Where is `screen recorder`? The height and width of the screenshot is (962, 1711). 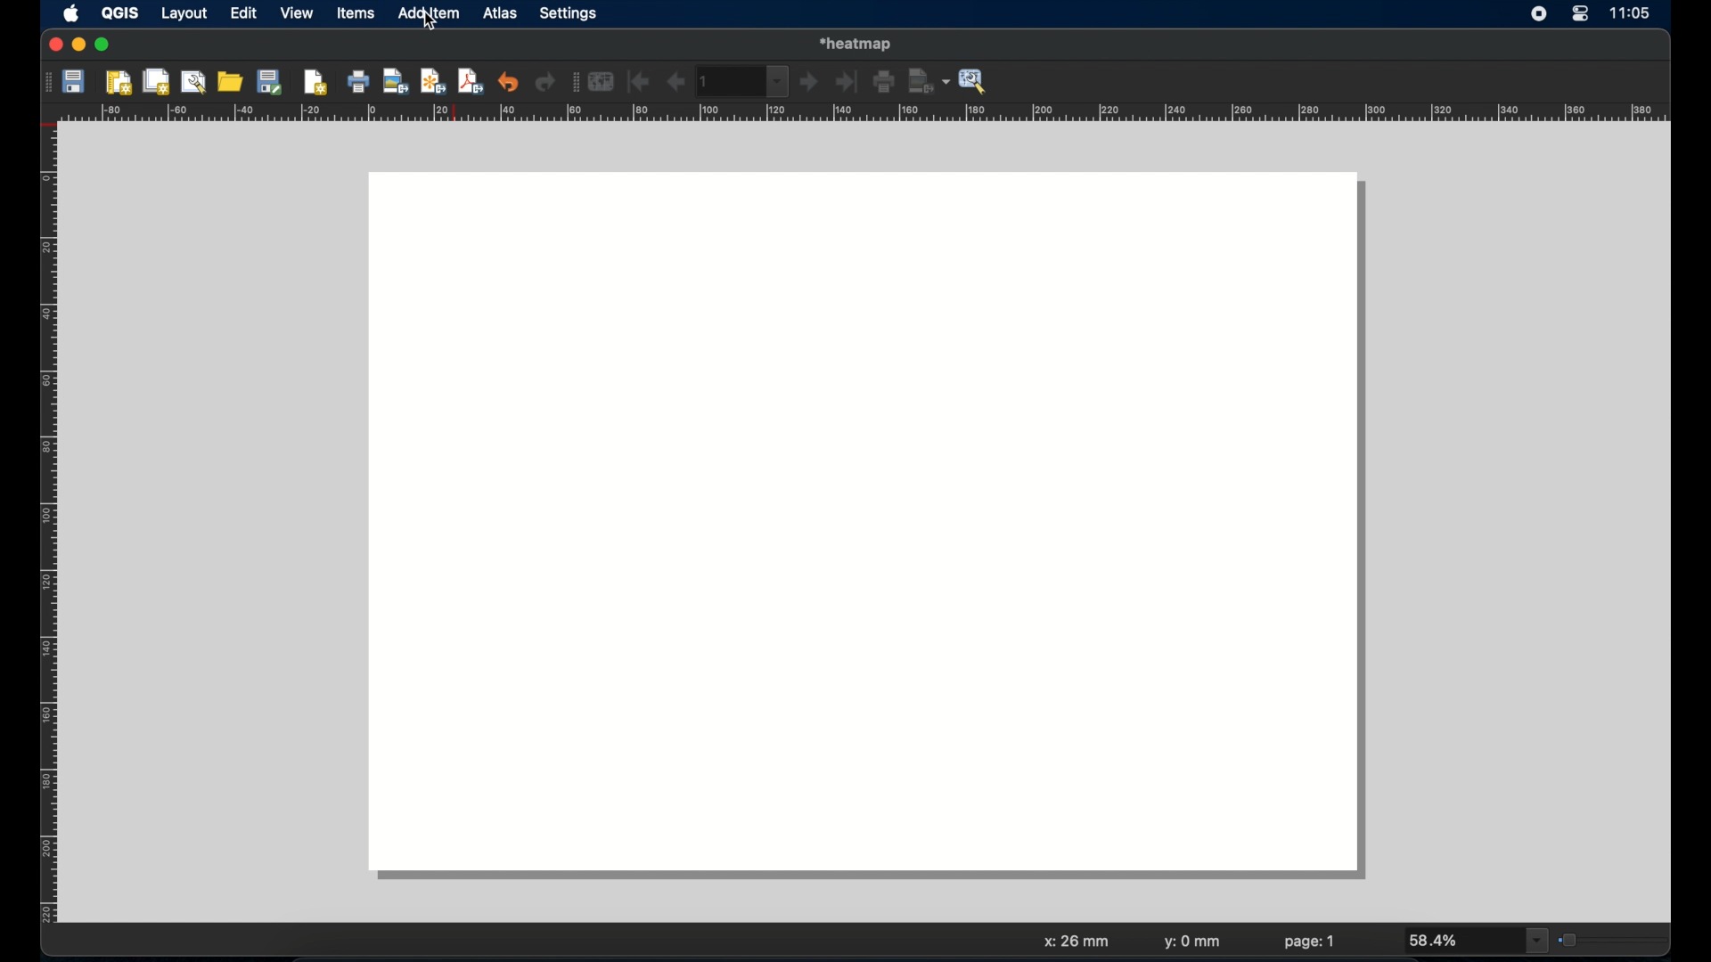
screen recorder is located at coordinates (1540, 15).